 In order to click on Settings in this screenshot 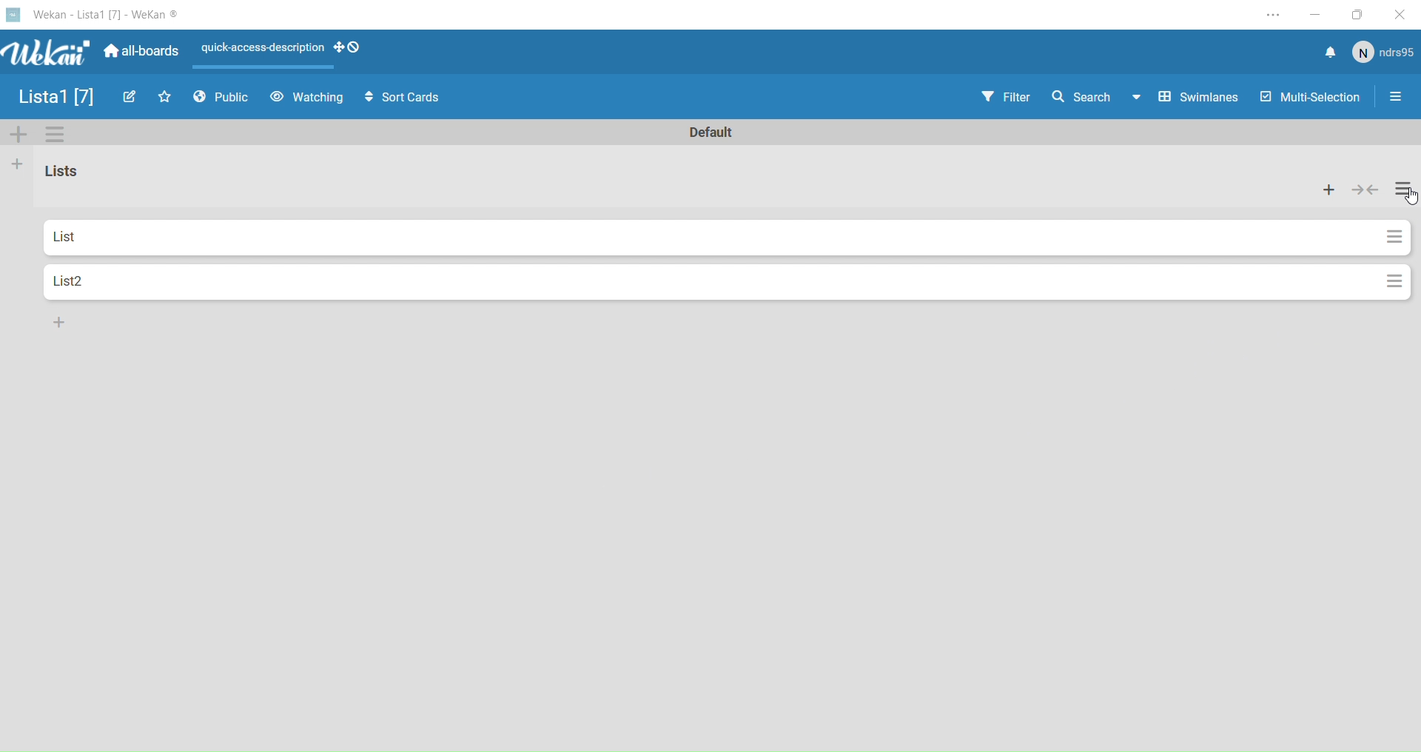, I will do `click(1398, 95)`.